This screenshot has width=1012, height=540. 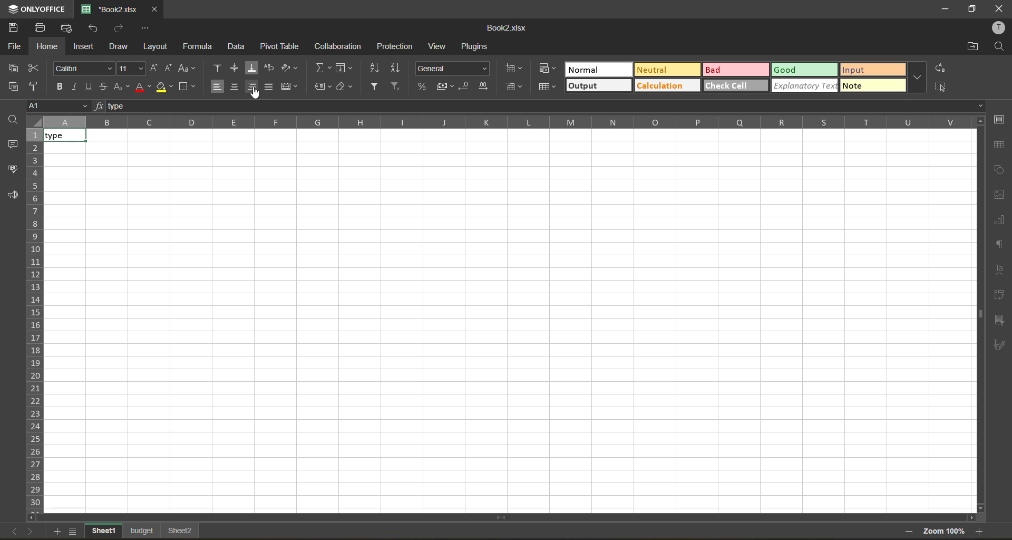 I want to click on move left, so click(x=34, y=518).